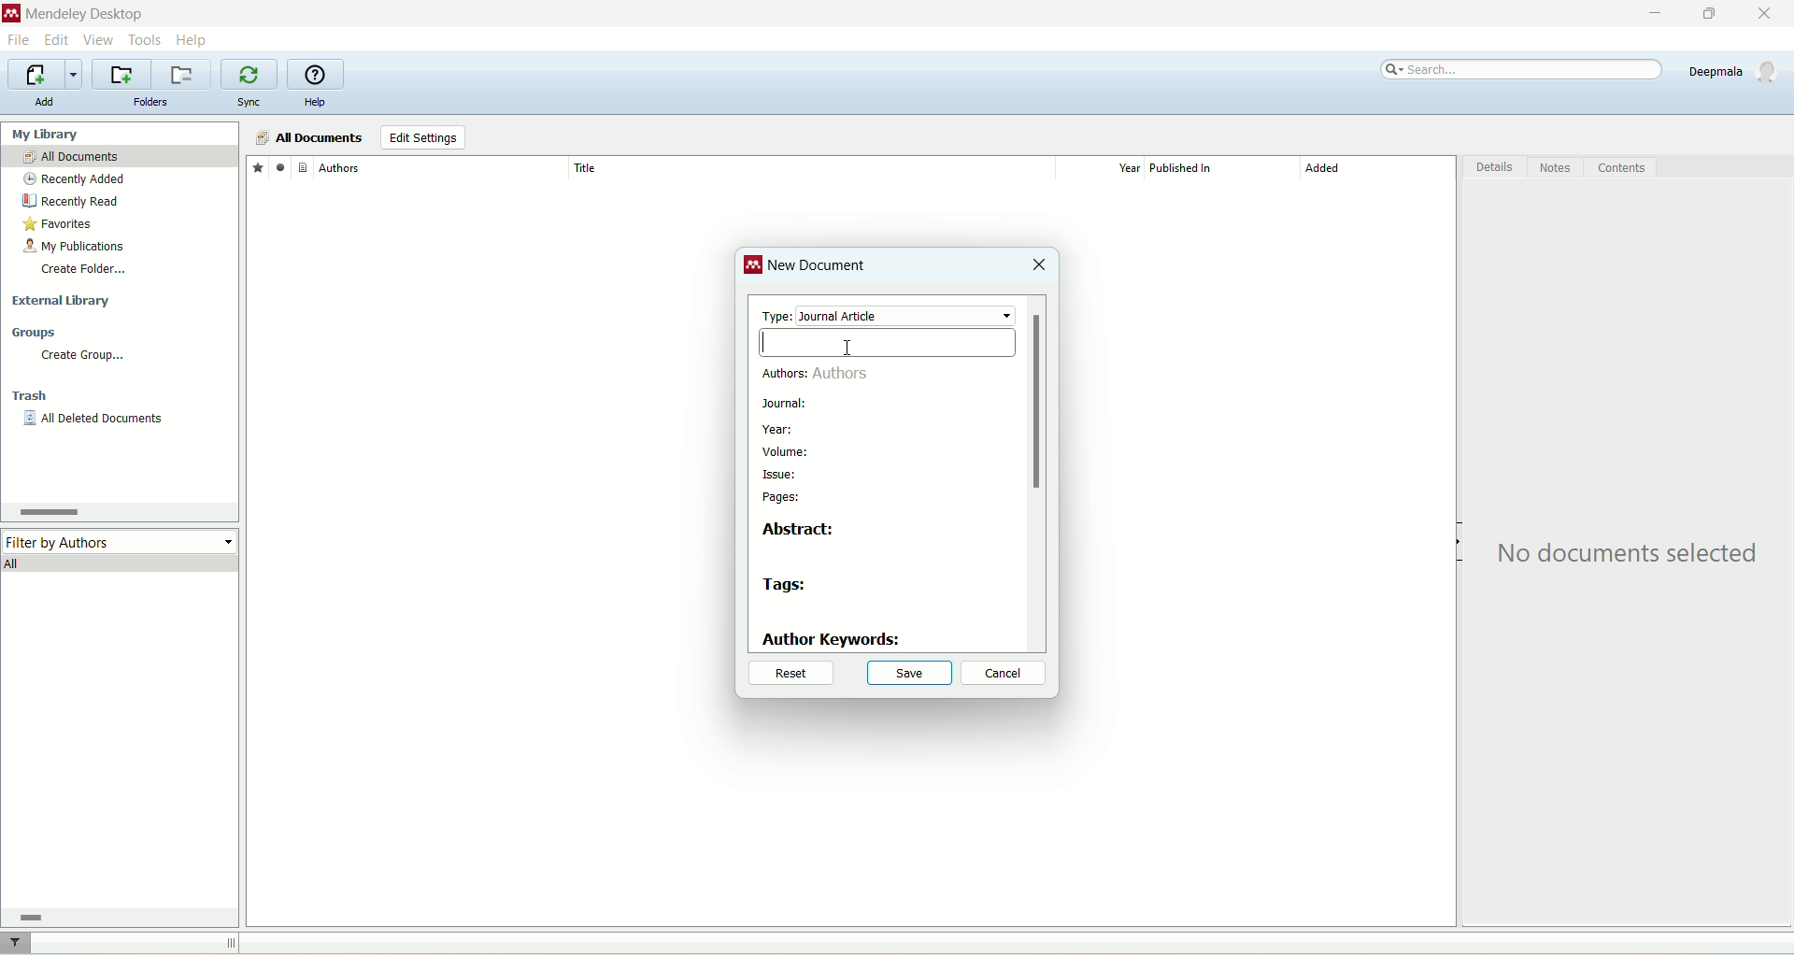 This screenshot has height=955, width=1794. Describe the element at coordinates (151, 103) in the screenshot. I see `folders` at that location.